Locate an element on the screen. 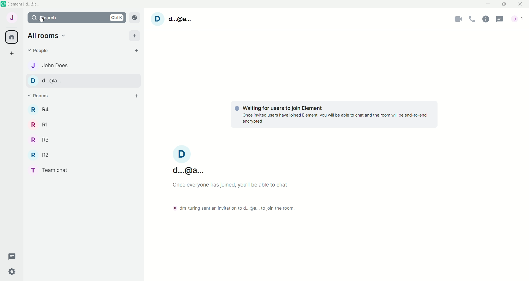  waiting for users to join element is located at coordinates (335, 116).